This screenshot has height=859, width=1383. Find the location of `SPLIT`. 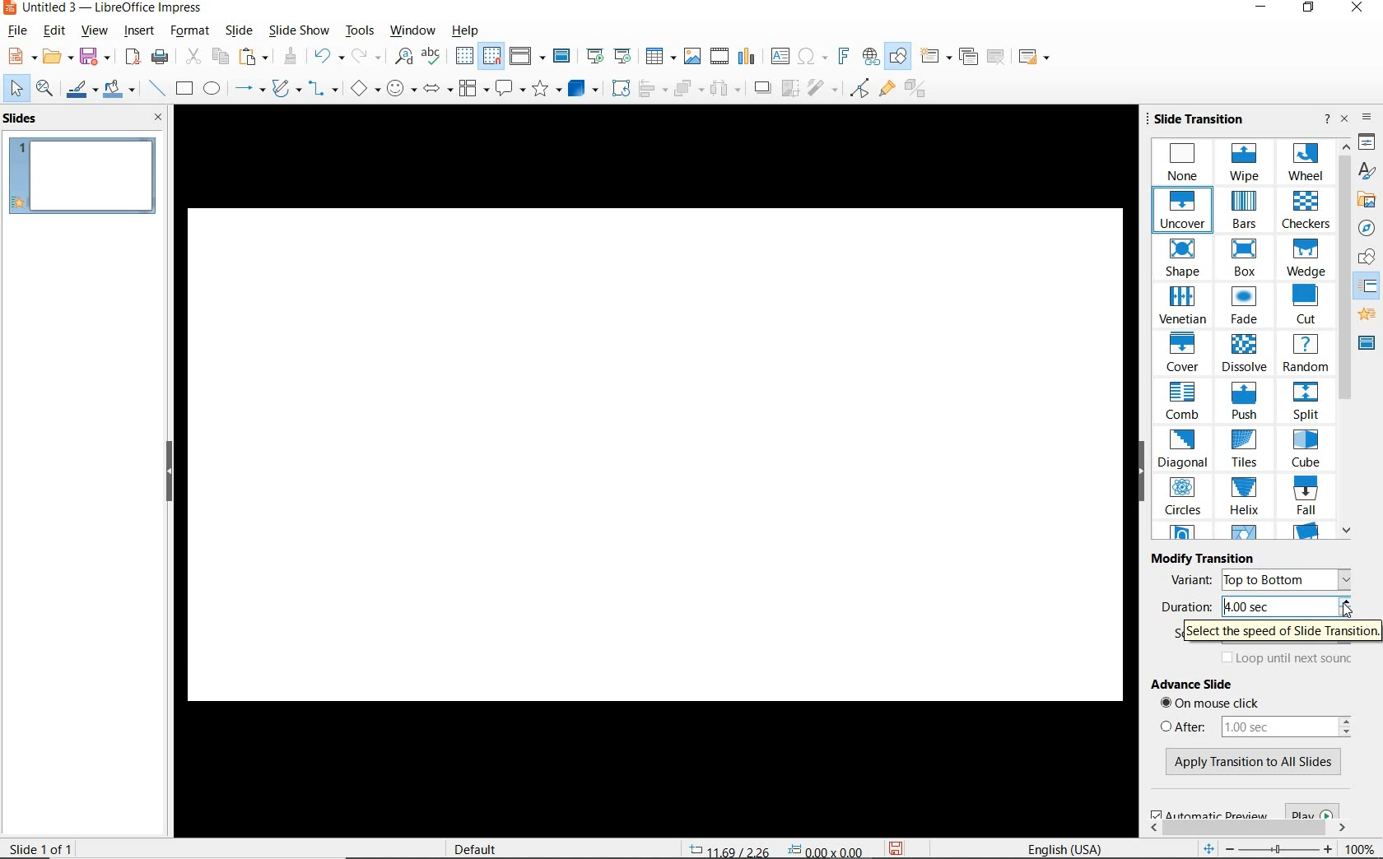

SPLIT is located at coordinates (1305, 402).